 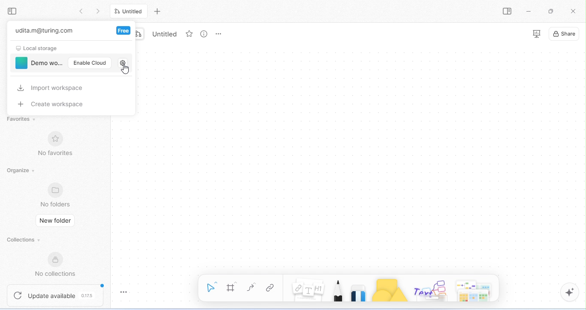 I want to click on local storage, so click(x=36, y=48).